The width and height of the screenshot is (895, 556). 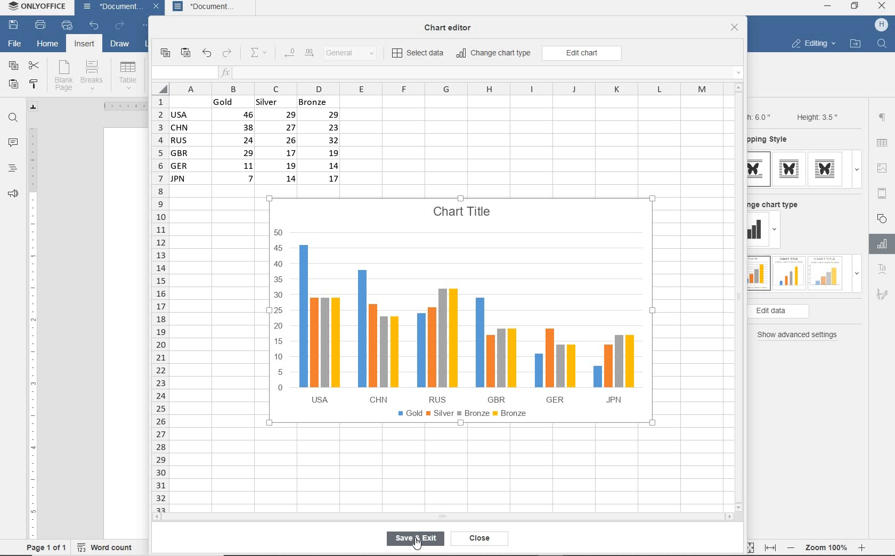 What do you see at coordinates (12, 169) in the screenshot?
I see `headings` at bounding box center [12, 169].